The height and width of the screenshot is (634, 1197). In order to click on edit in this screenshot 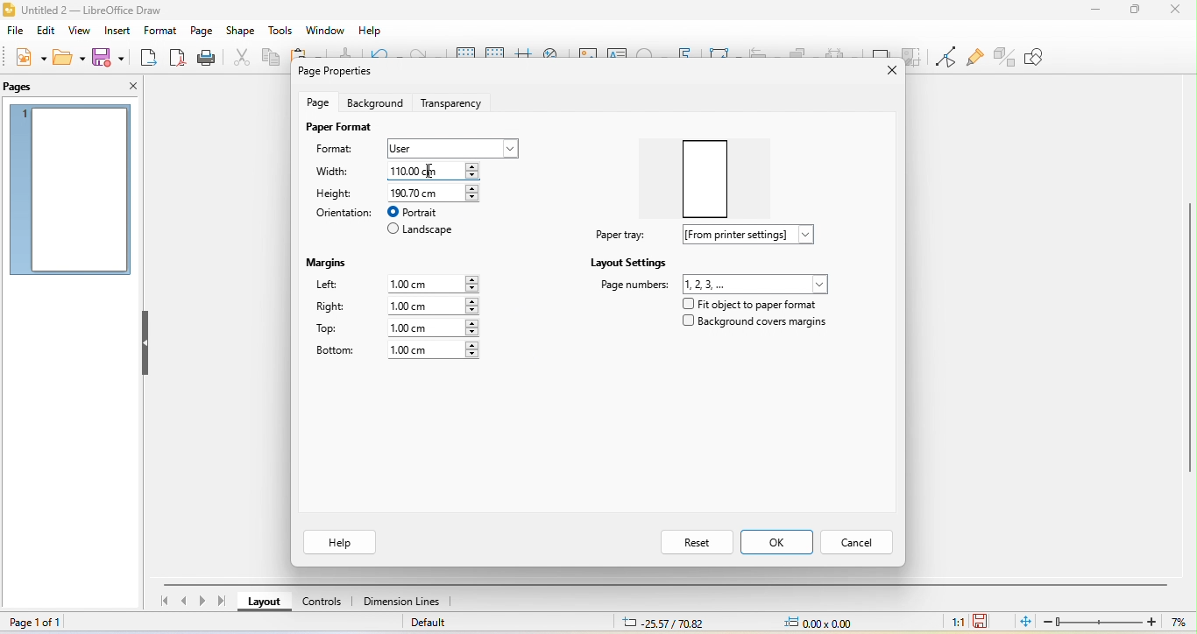, I will do `click(48, 31)`.